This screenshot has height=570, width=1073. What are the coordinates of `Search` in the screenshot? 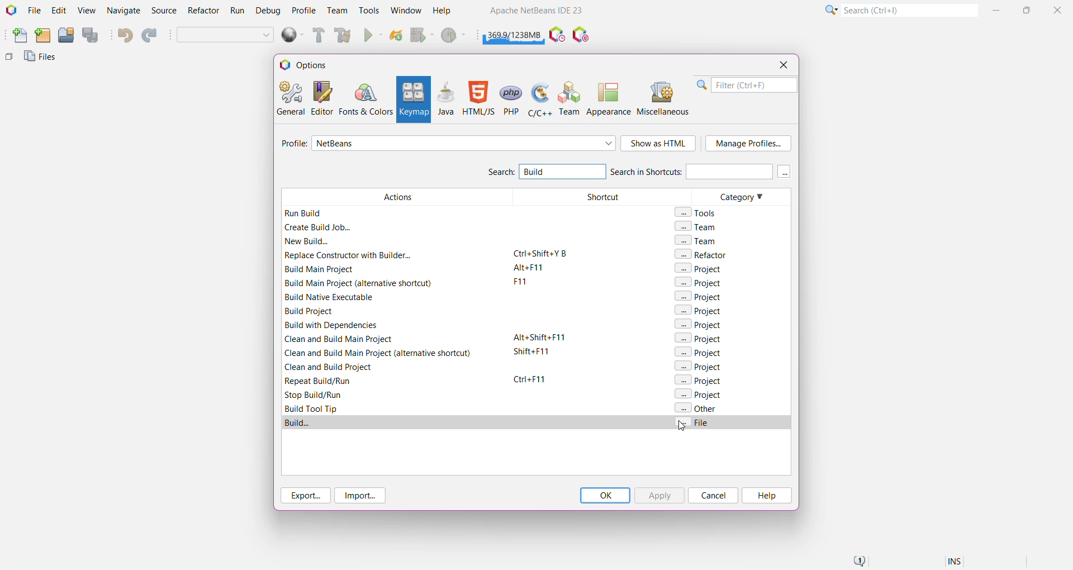 It's located at (909, 9).